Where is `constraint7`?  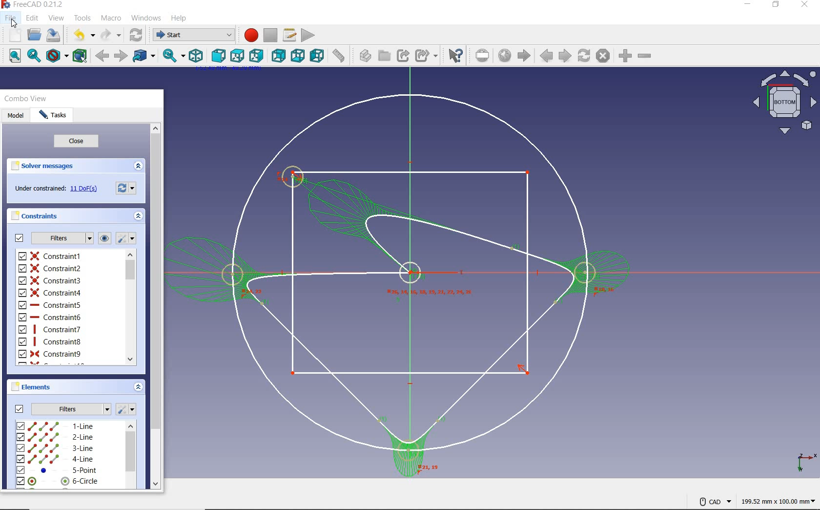
constraint7 is located at coordinates (49, 329).